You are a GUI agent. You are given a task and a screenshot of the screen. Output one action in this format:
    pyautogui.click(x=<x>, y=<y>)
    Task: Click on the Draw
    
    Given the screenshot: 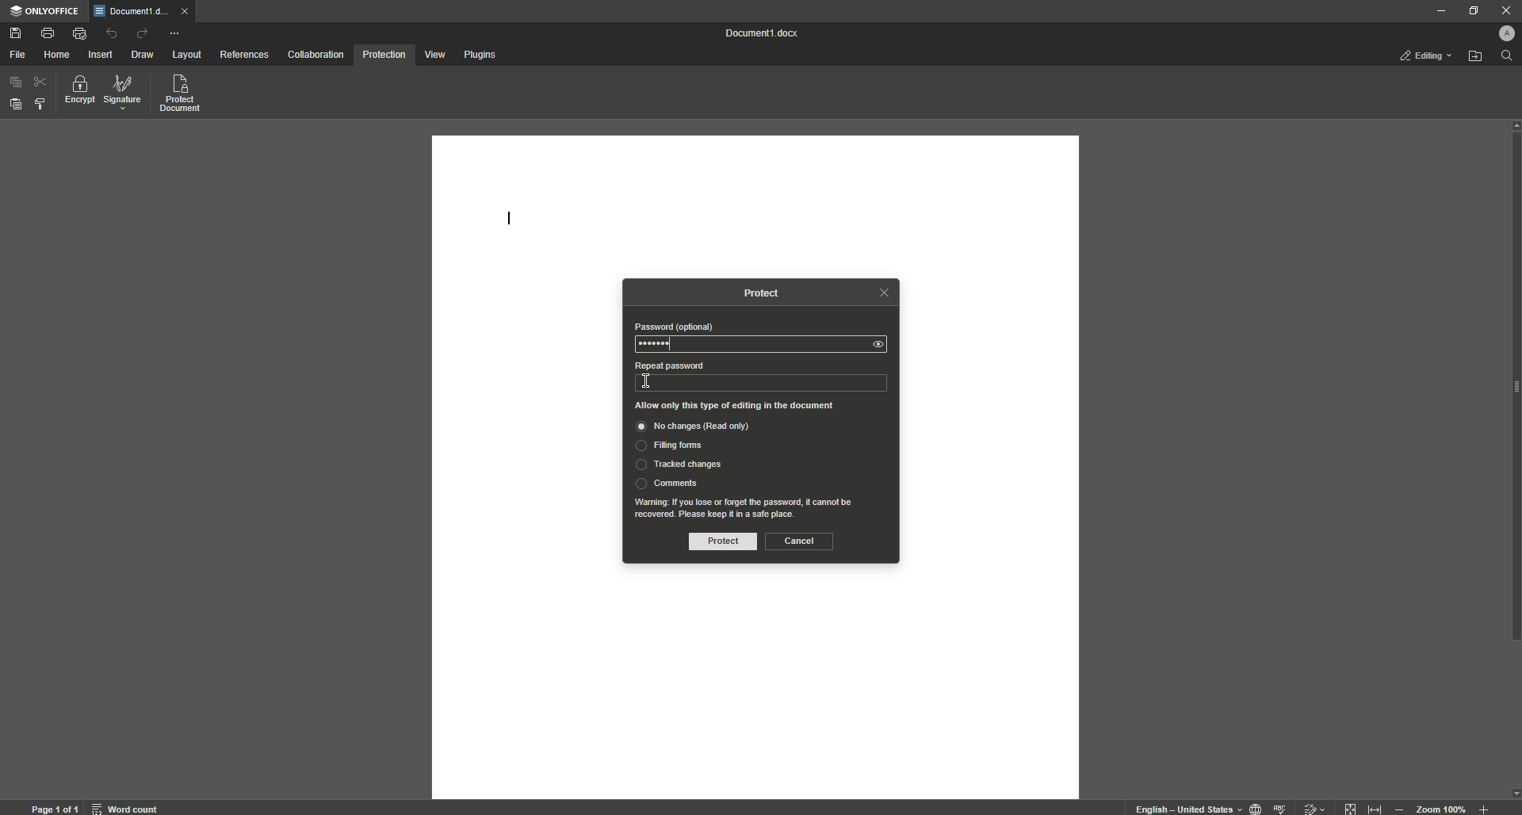 What is the action you would take?
    pyautogui.click(x=144, y=55)
    